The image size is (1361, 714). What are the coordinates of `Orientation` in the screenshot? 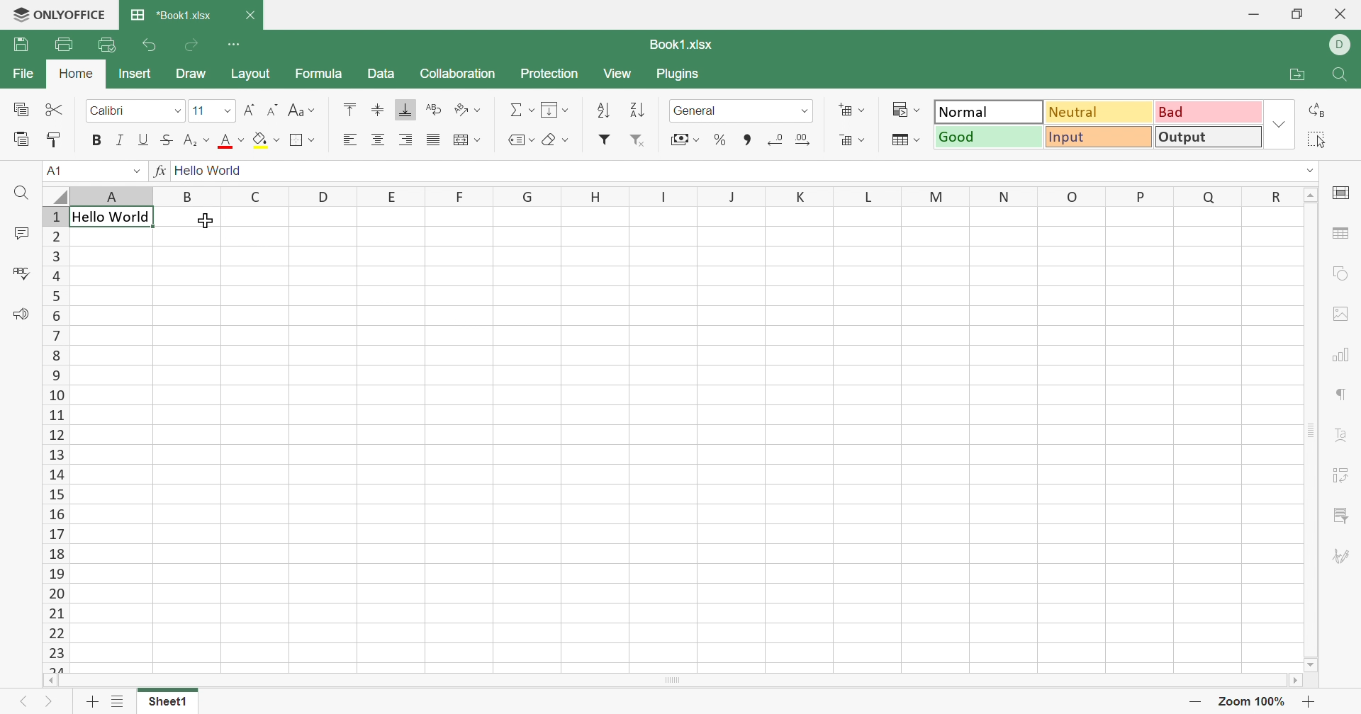 It's located at (463, 110).